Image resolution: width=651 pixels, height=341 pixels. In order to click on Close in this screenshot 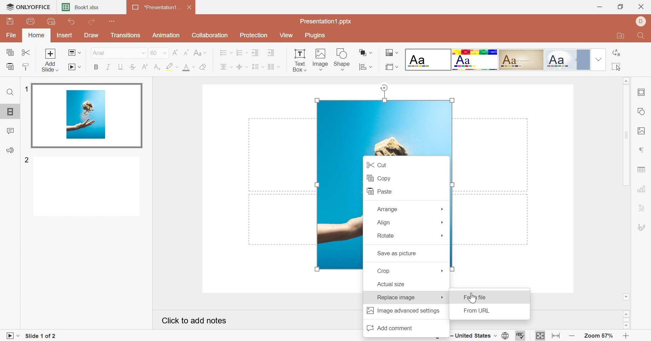, I will do `click(190, 6)`.